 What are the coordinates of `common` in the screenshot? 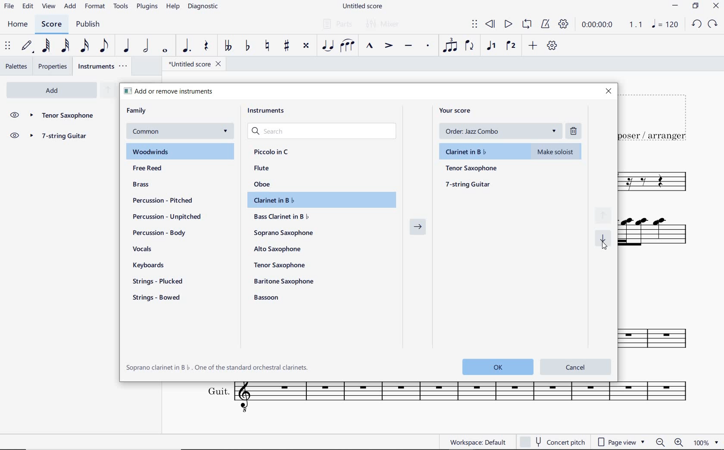 It's located at (179, 131).